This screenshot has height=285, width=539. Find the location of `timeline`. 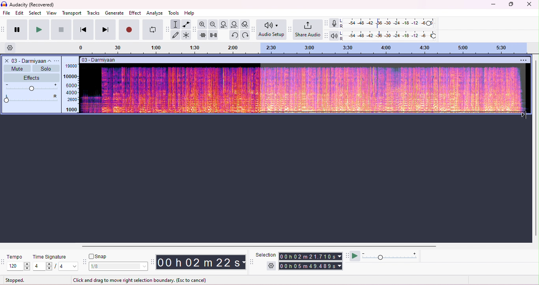

timeline is located at coordinates (307, 48).